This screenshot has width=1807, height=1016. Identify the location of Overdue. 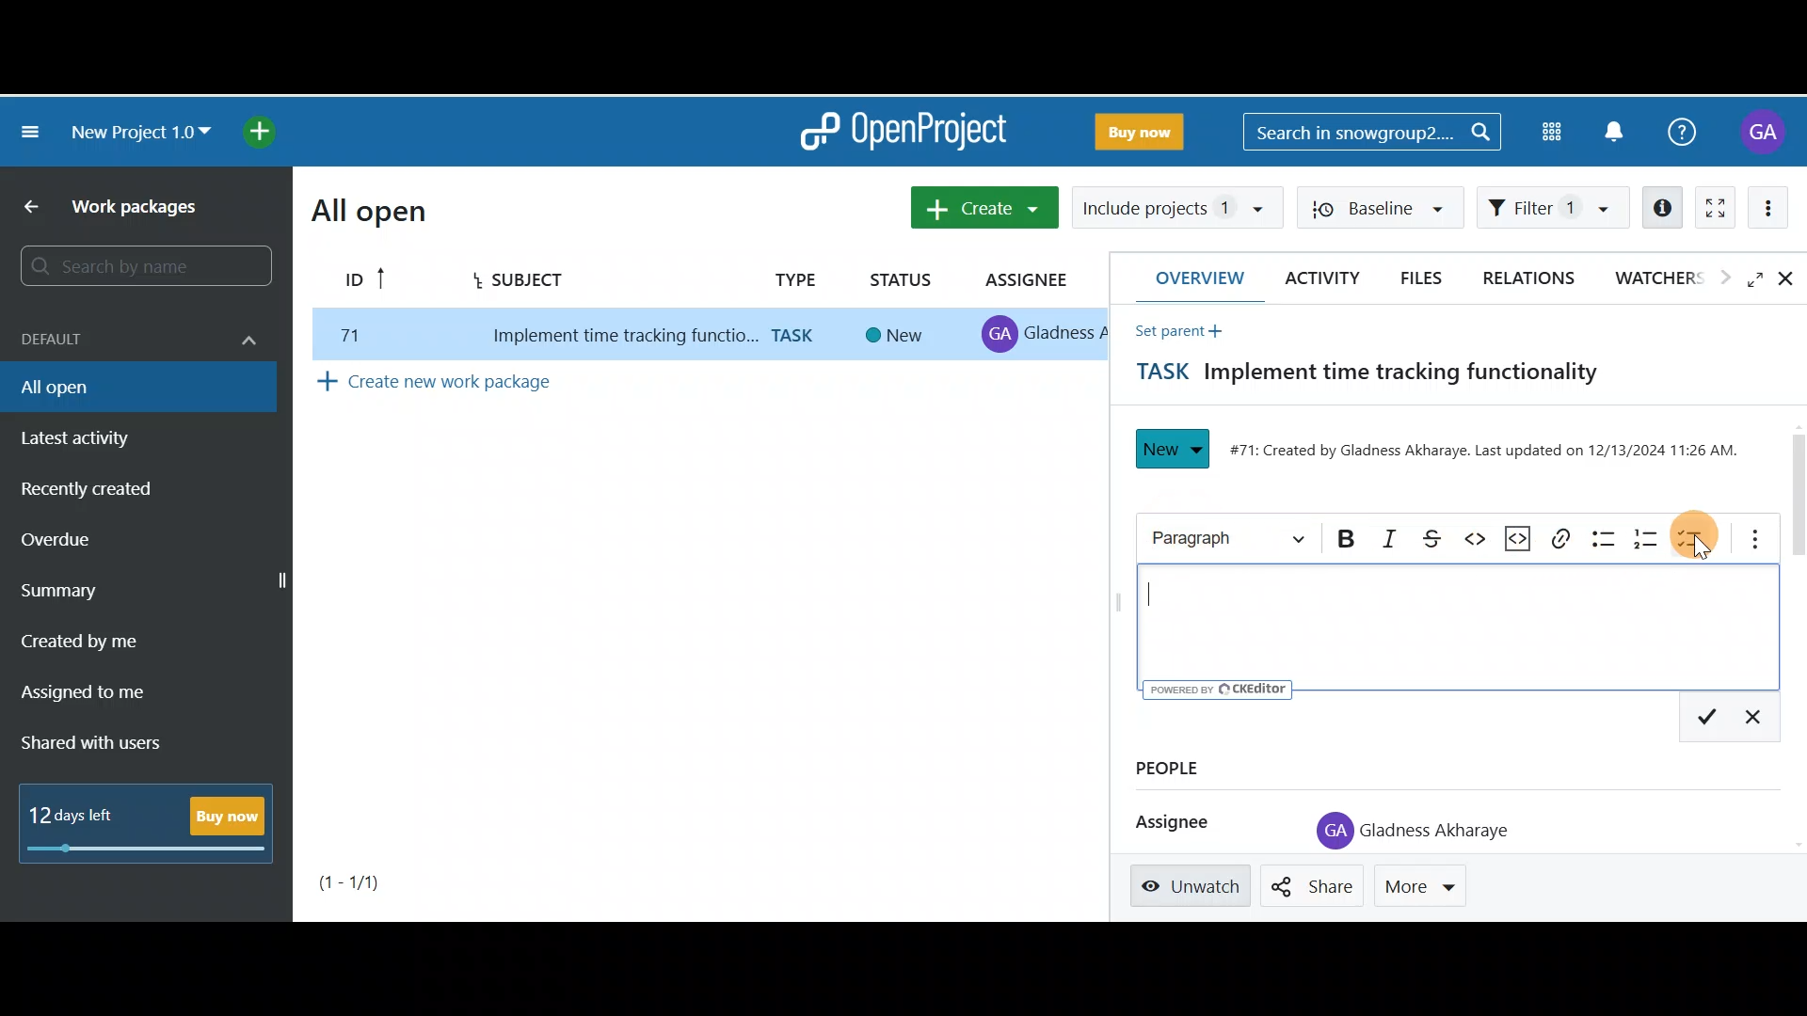
(79, 538).